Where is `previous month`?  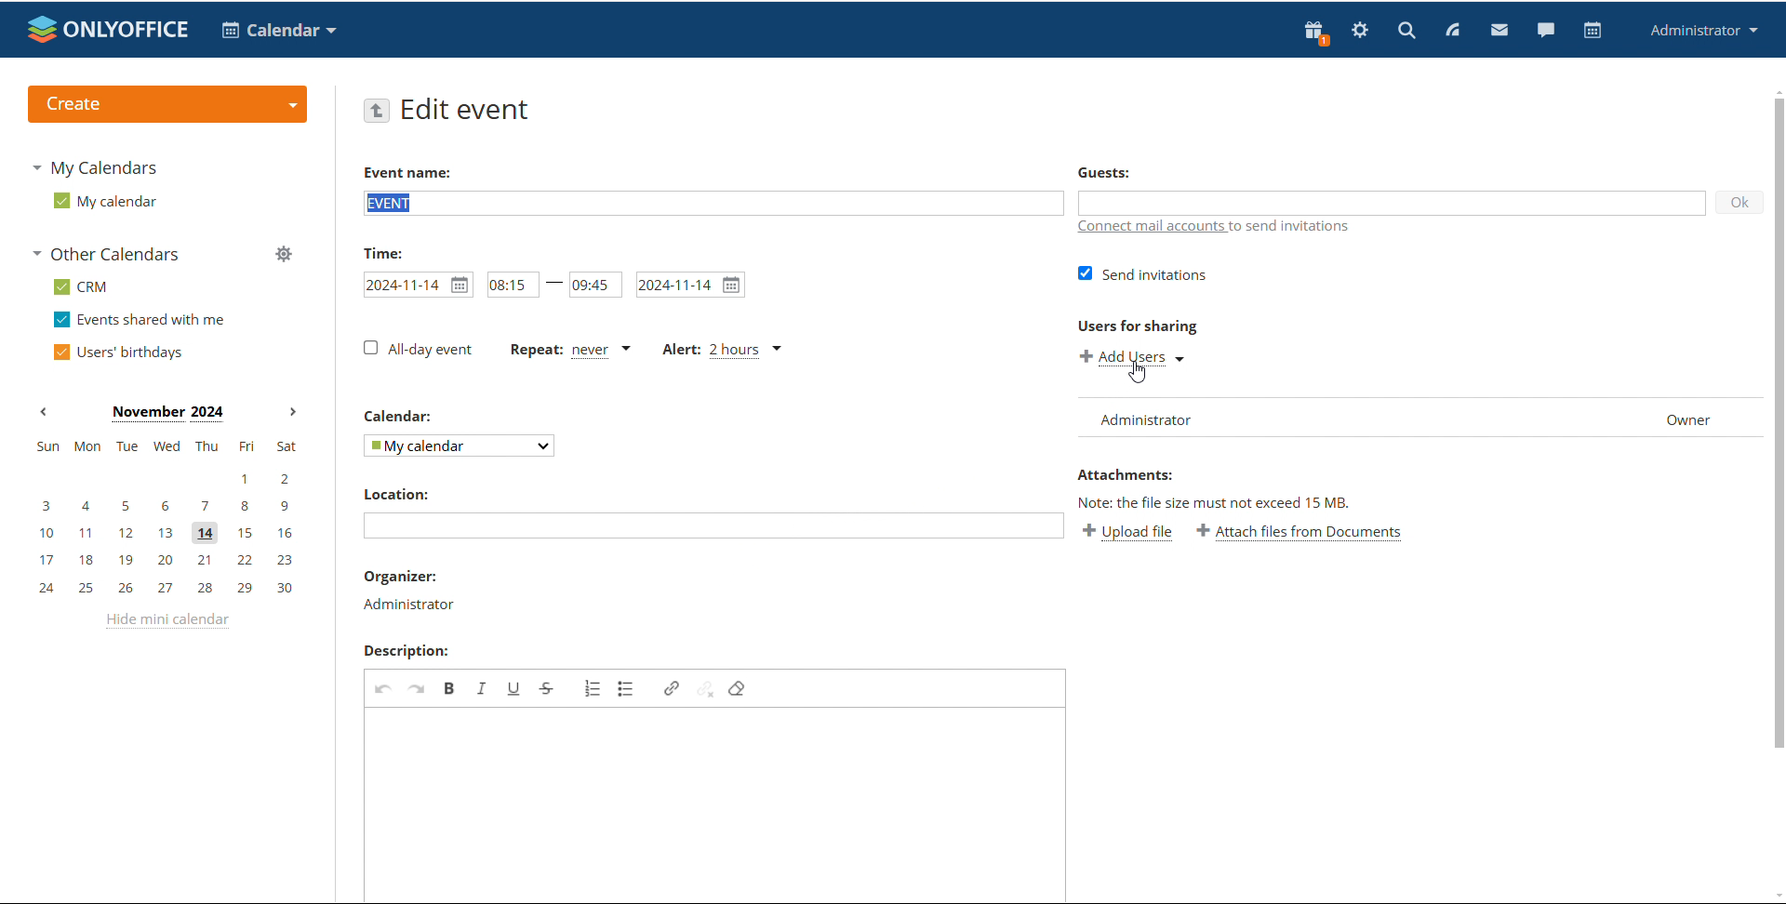 previous month is located at coordinates (43, 412).